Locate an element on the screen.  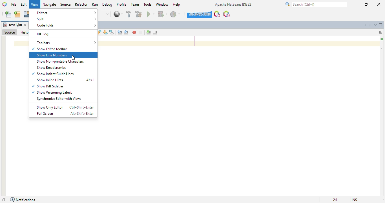
source is located at coordinates (10, 32).